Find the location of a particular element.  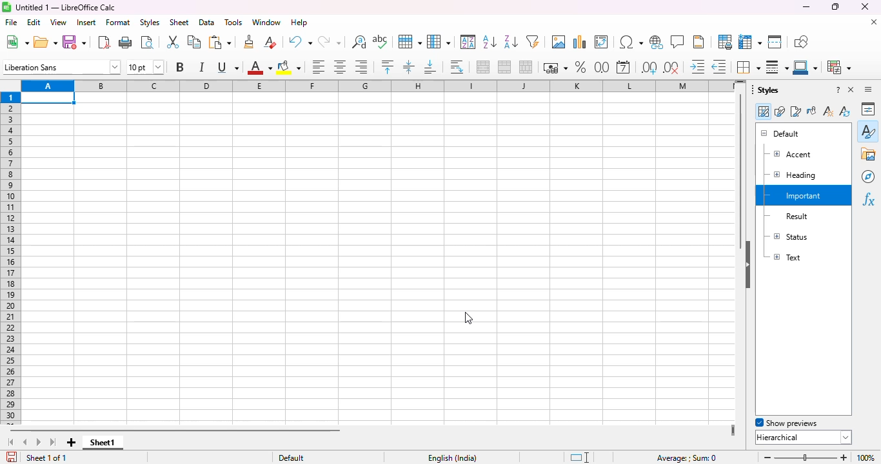

align center is located at coordinates (340, 67).